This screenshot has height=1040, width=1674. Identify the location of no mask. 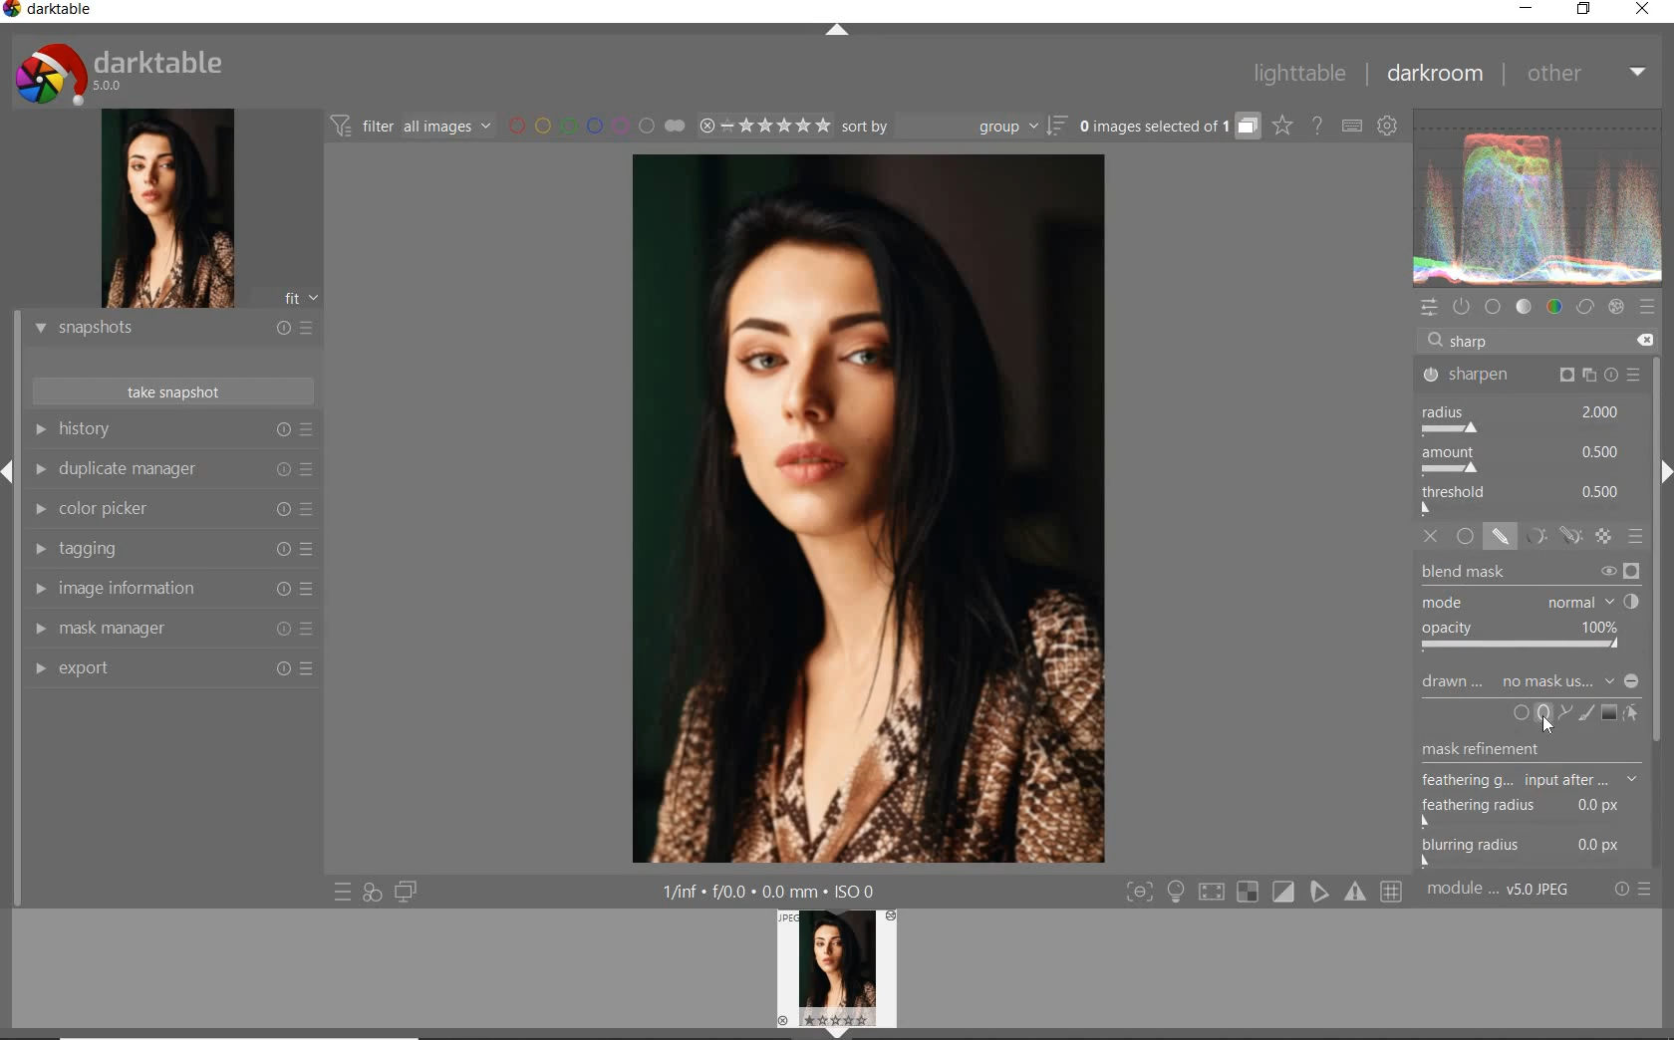
(1546, 680).